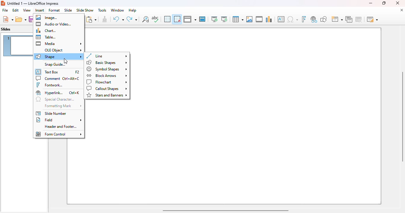  What do you see at coordinates (55, 100) in the screenshot?
I see `special characters` at bounding box center [55, 100].